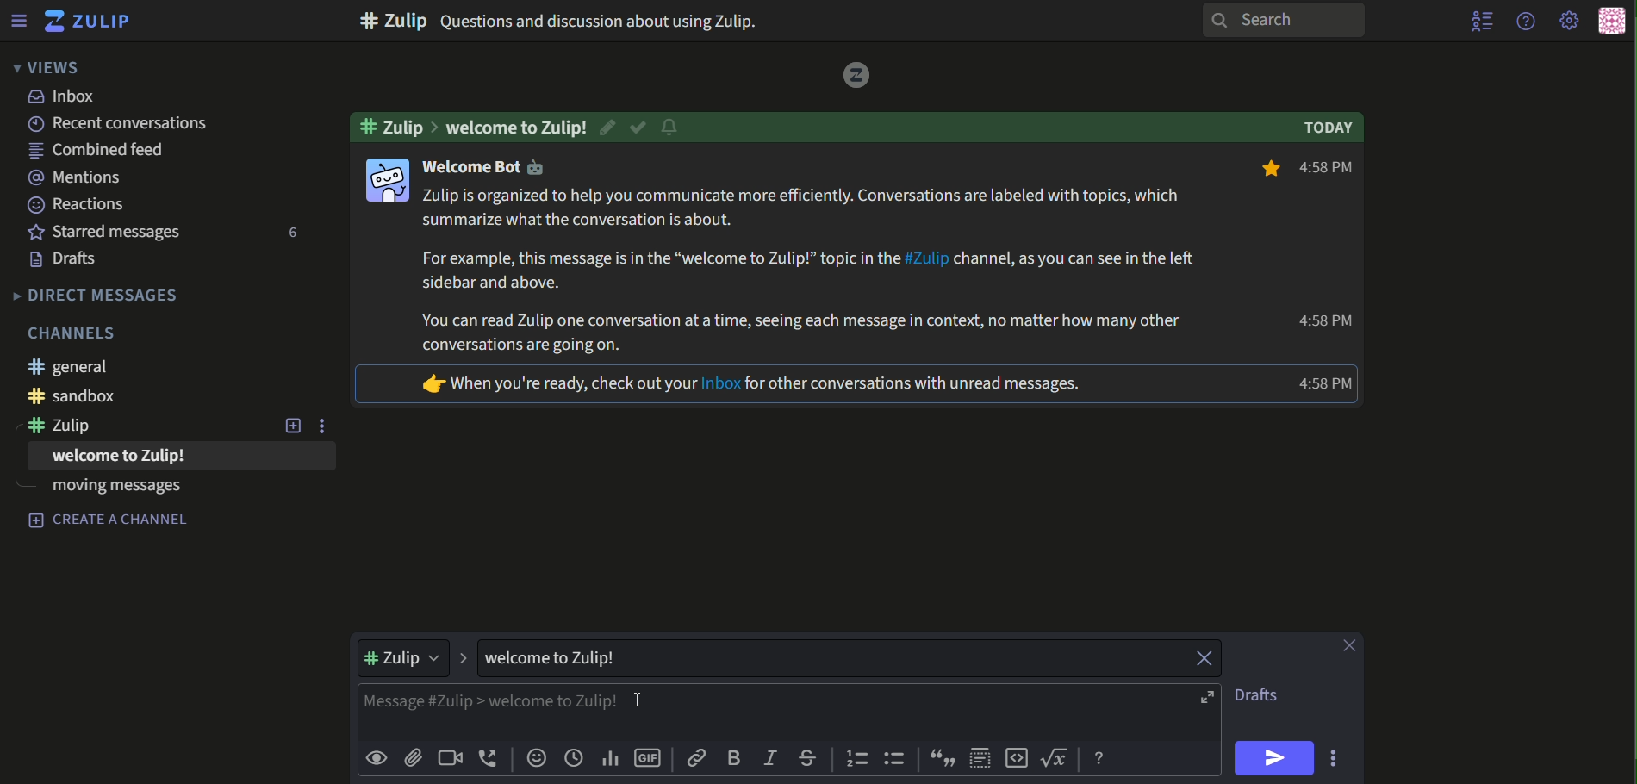 The width and height of the screenshot is (1637, 784). I want to click on logo and title, so click(88, 22).